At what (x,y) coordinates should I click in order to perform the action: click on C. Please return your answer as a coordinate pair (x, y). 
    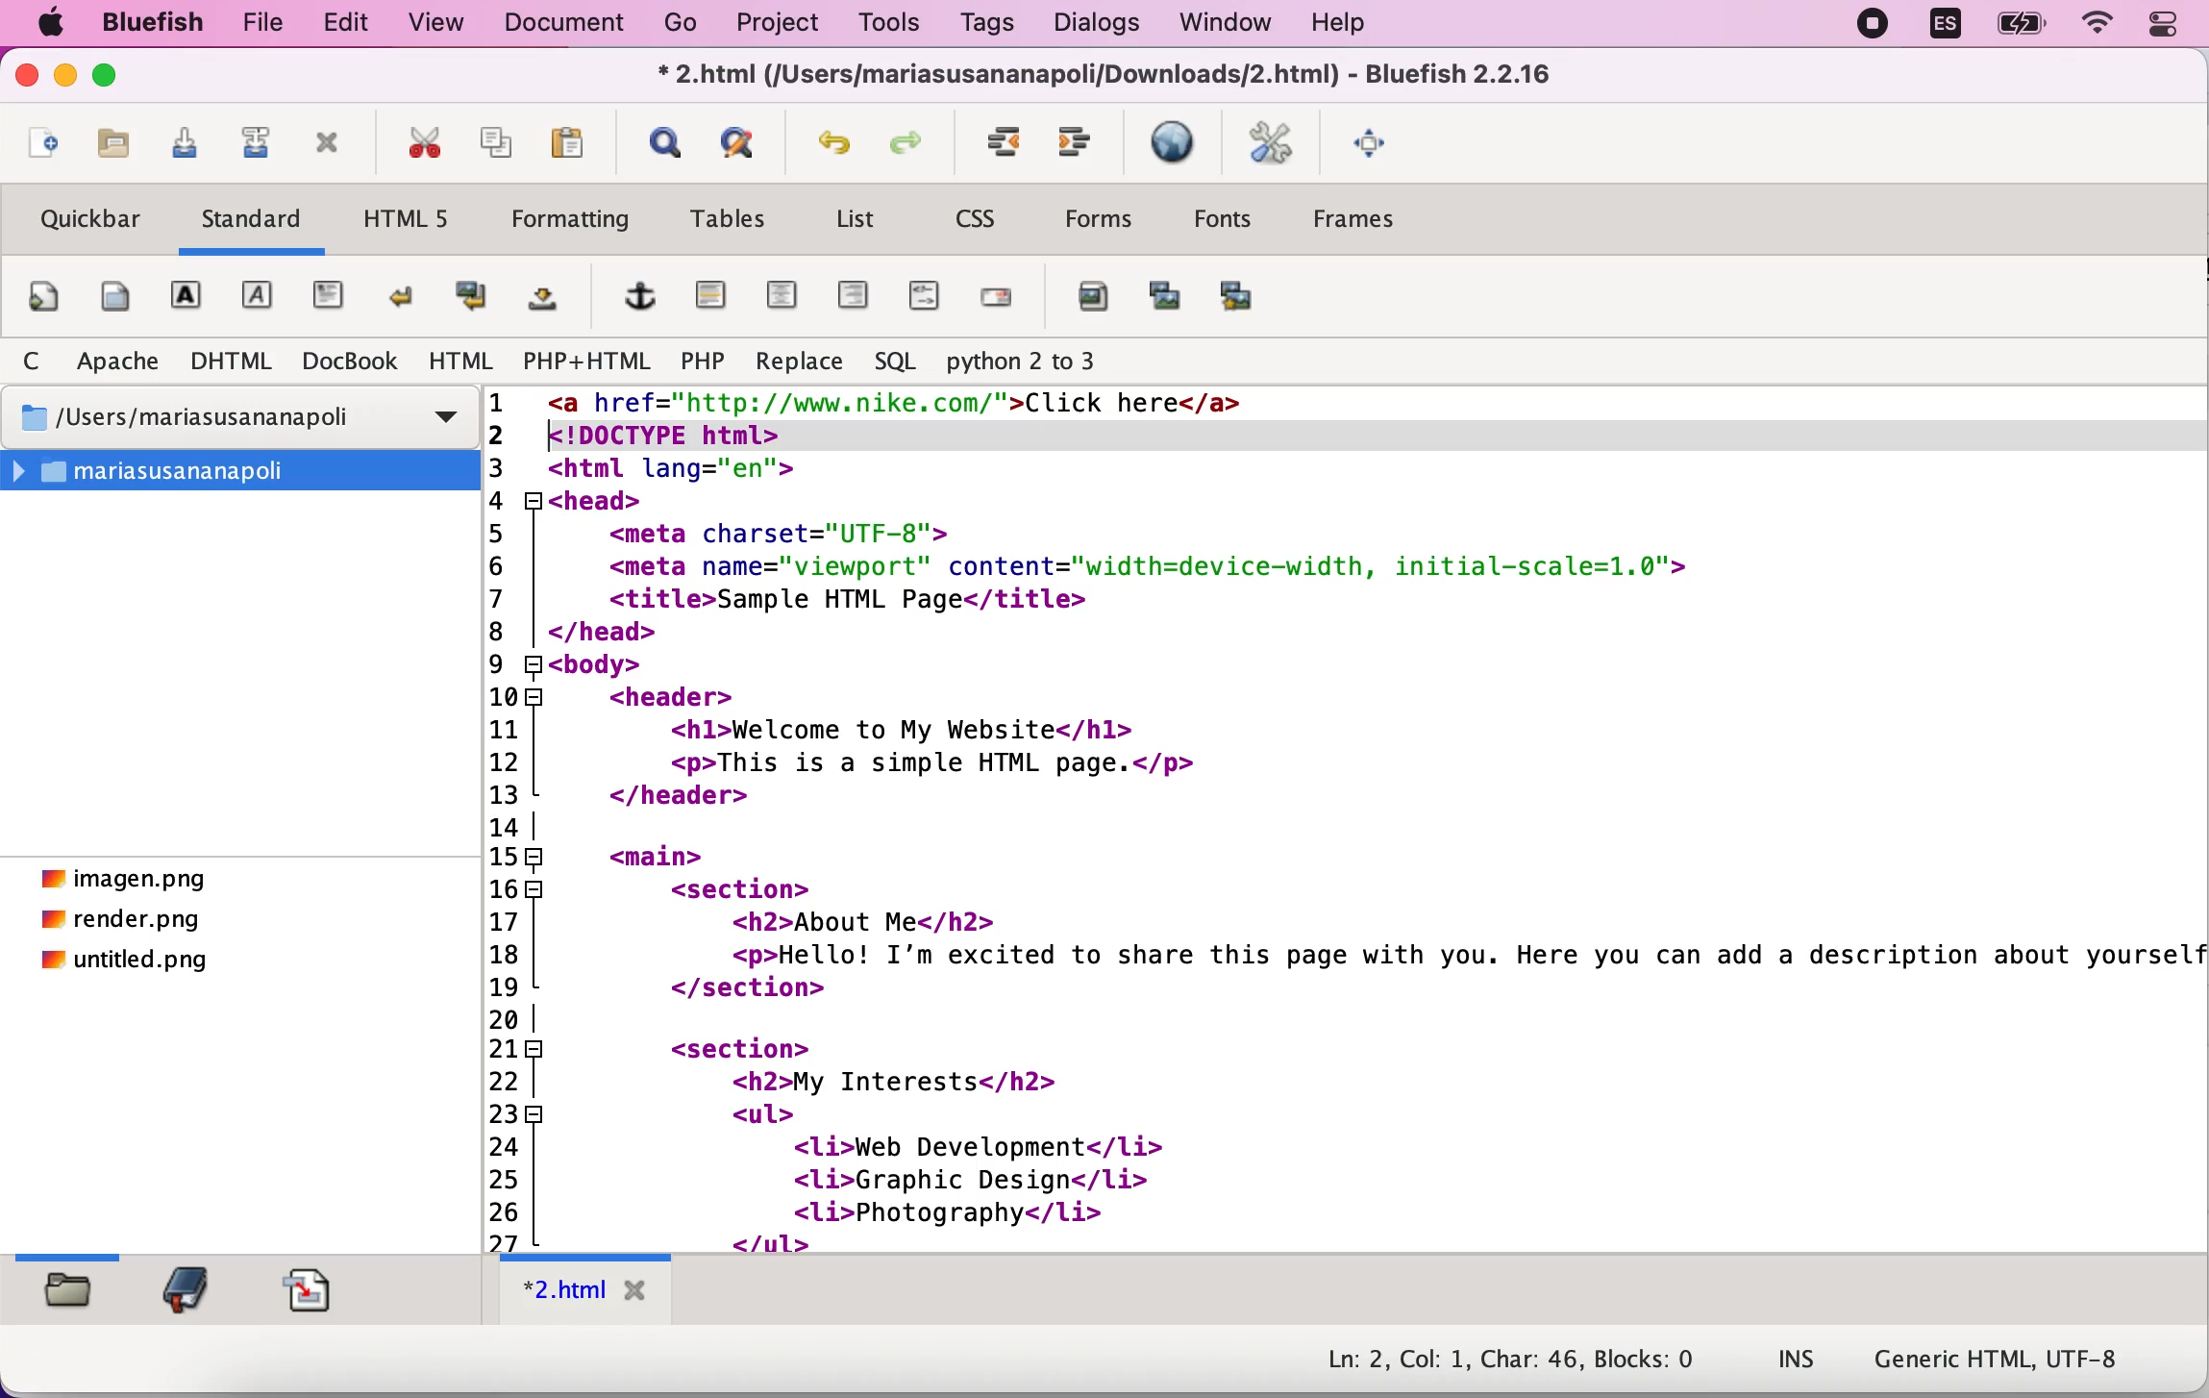
    Looking at the image, I should click on (28, 357).